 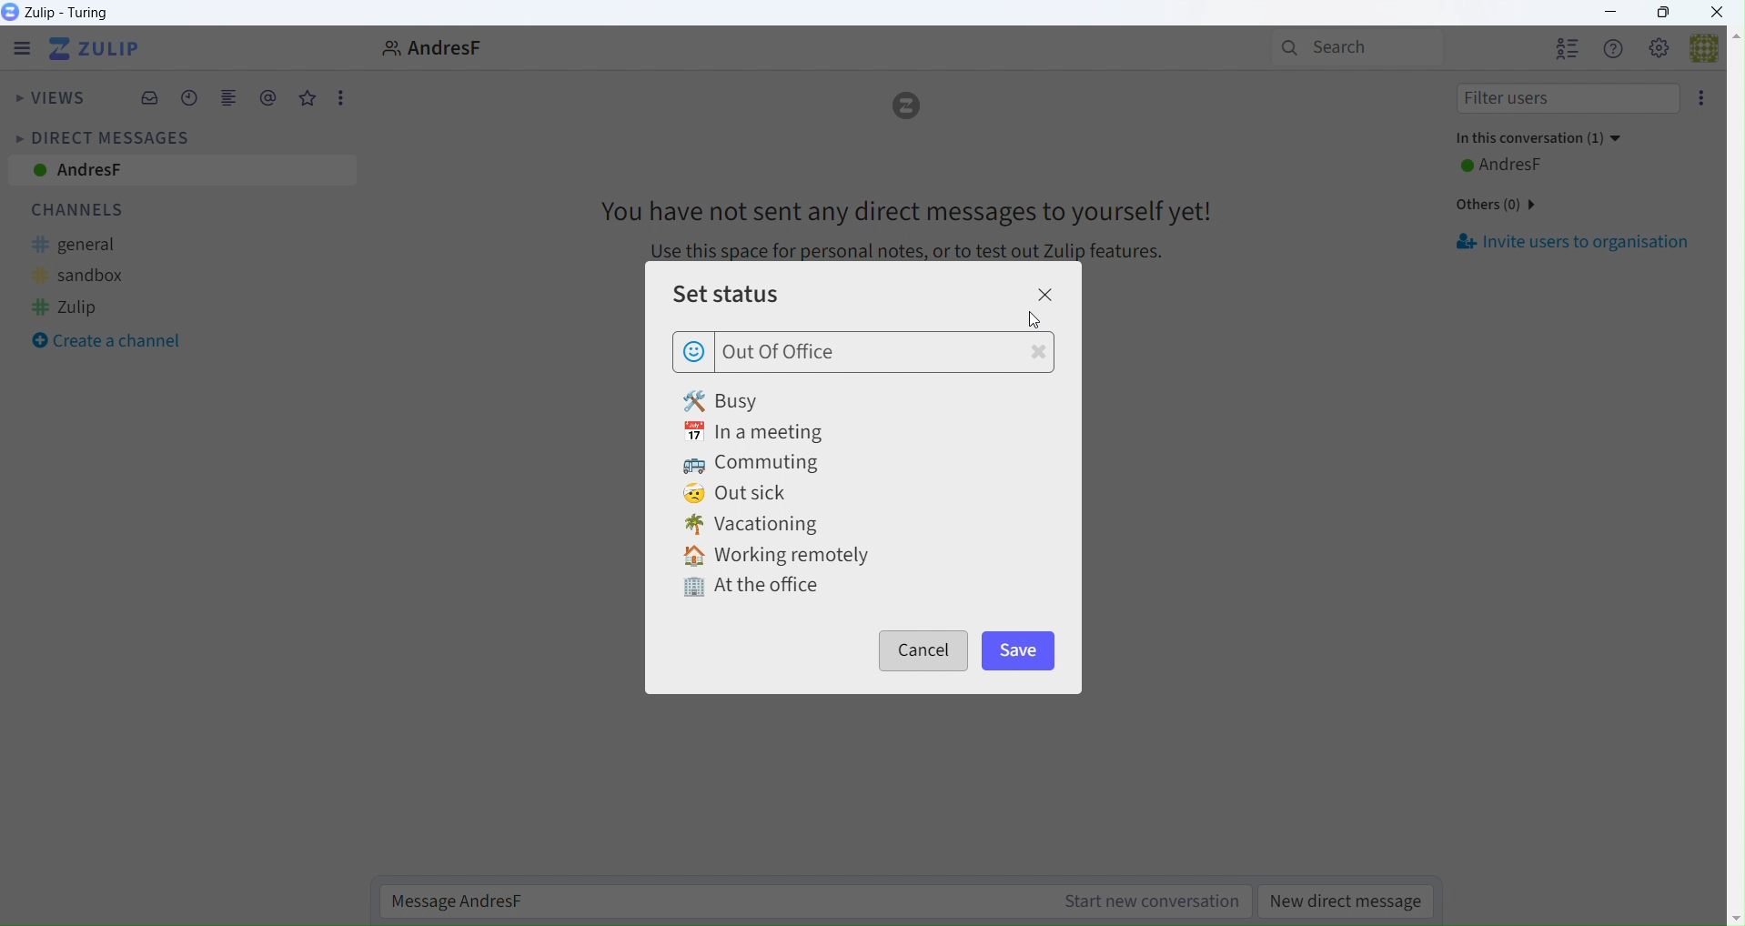 I want to click on clear, so click(x=1038, y=355).